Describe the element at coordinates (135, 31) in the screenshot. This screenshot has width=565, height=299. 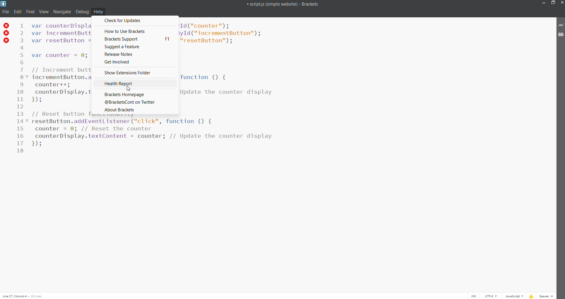
I see `how to use brackets` at that location.